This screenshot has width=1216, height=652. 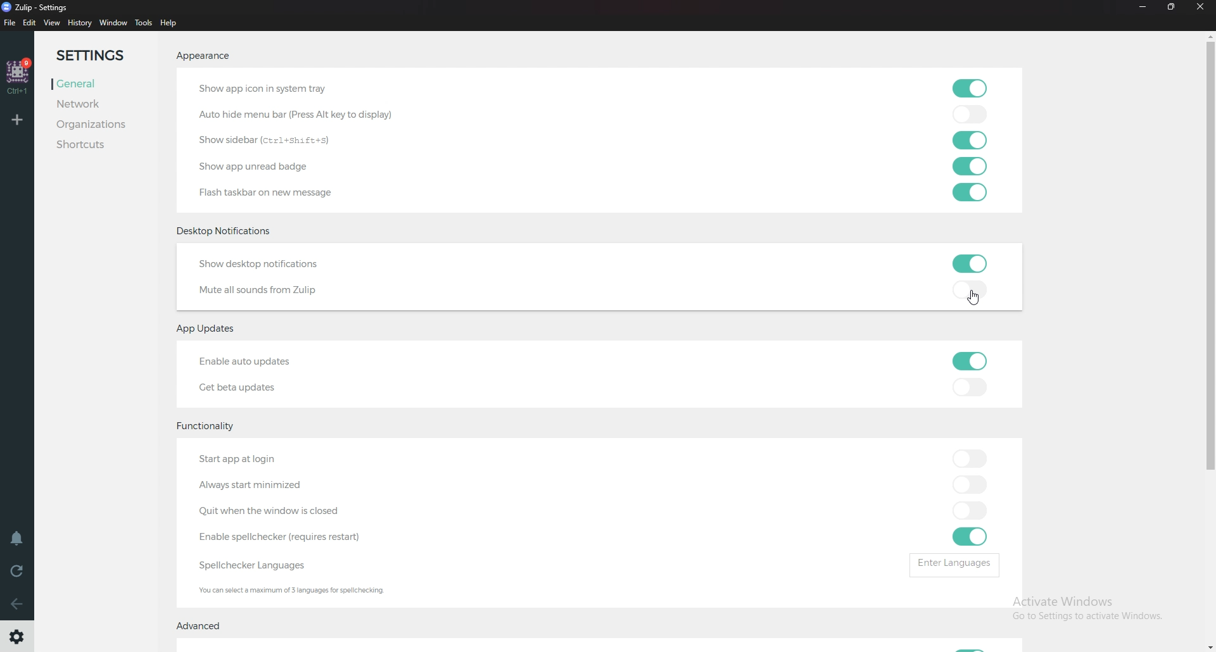 I want to click on toggle, so click(x=970, y=484).